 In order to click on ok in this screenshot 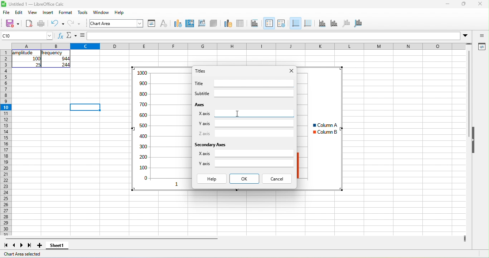, I will do `click(245, 179)`.